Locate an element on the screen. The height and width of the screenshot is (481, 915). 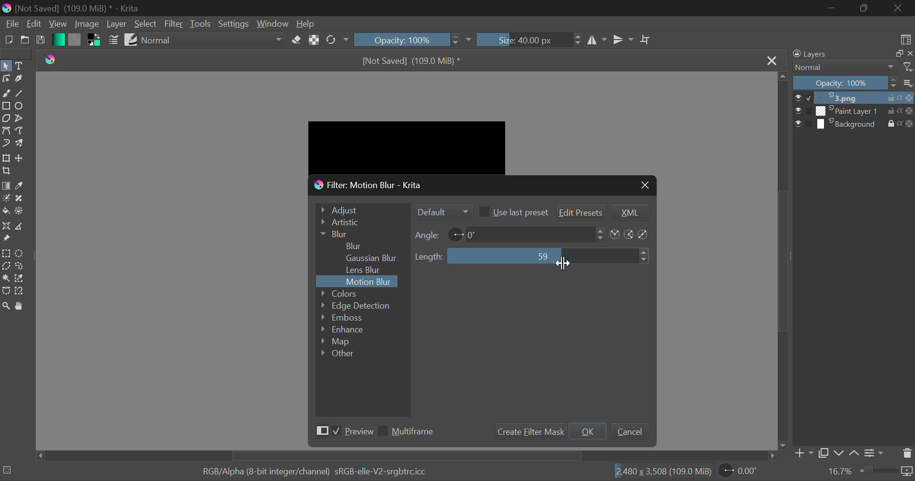
Preview is located at coordinates (342, 432).